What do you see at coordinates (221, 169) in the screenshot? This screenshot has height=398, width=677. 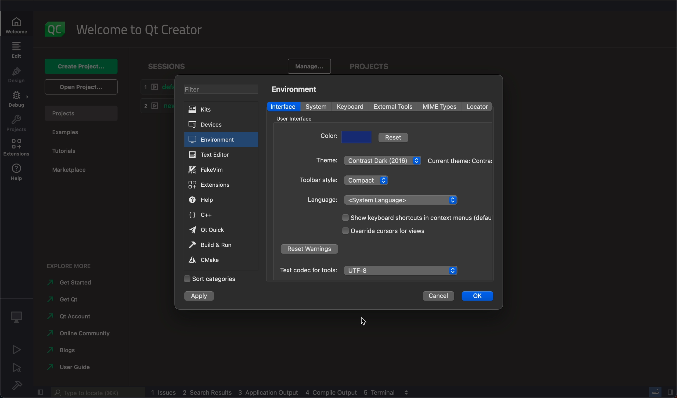 I see `fake vim` at bounding box center [221, 169].